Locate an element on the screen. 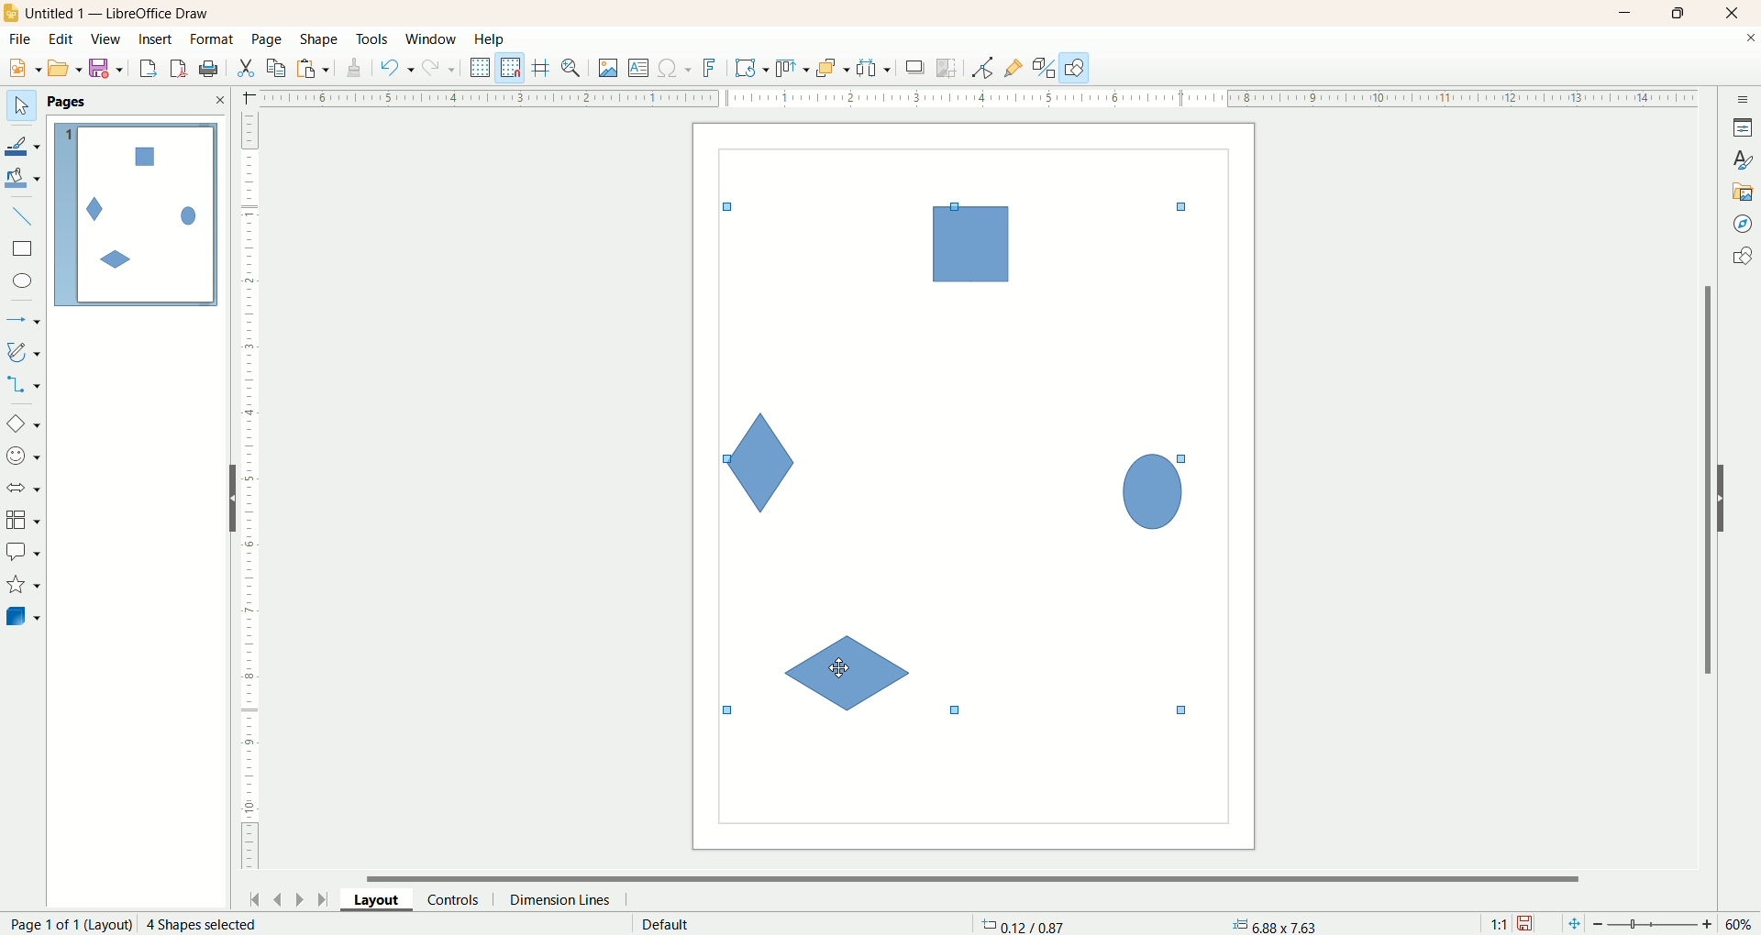  gallery is located at coordinates (1744, 190).